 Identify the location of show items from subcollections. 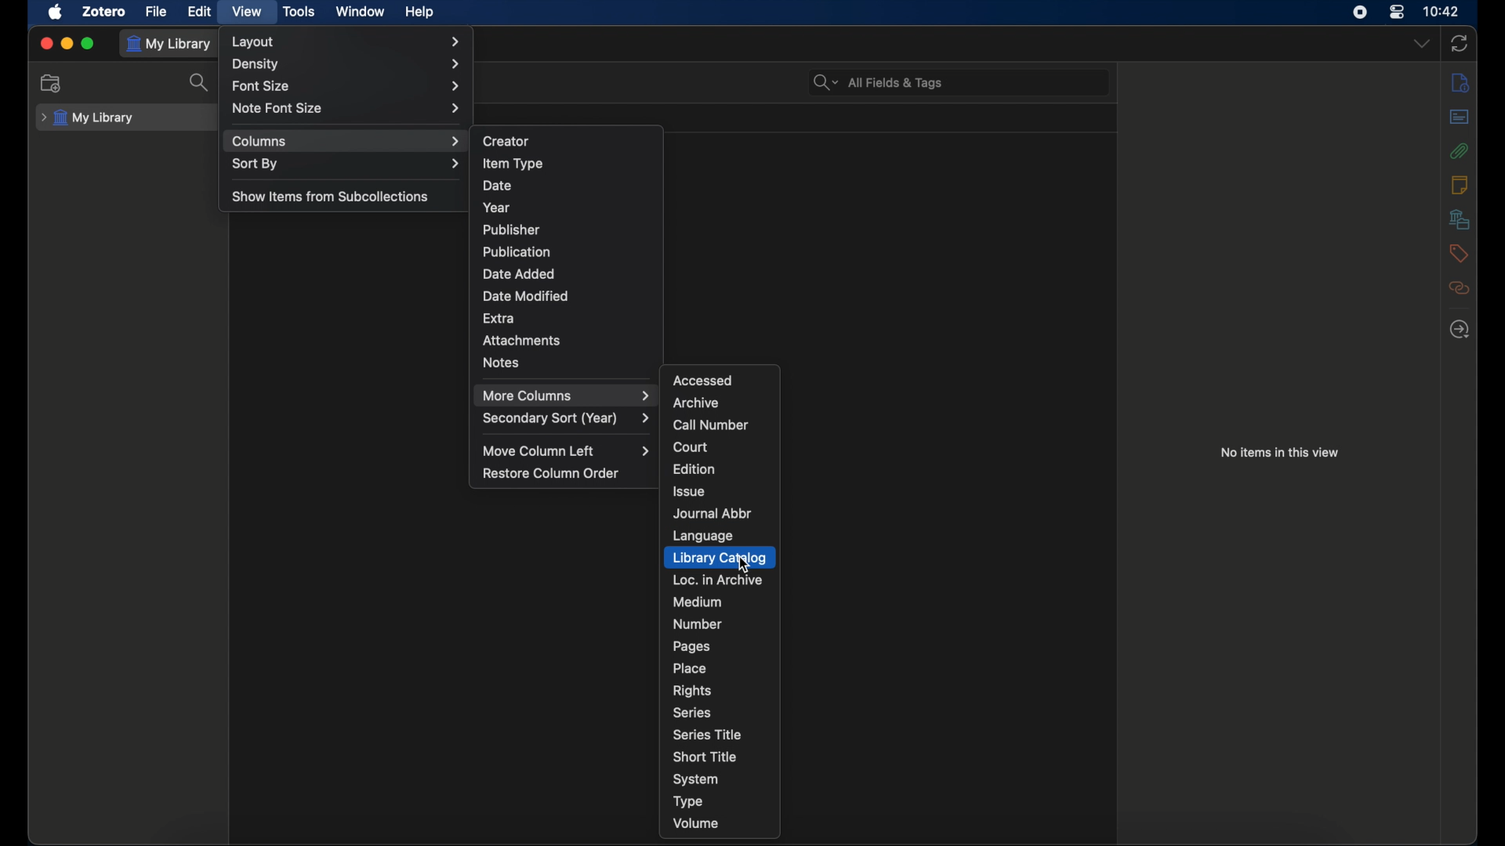
(330, 197).